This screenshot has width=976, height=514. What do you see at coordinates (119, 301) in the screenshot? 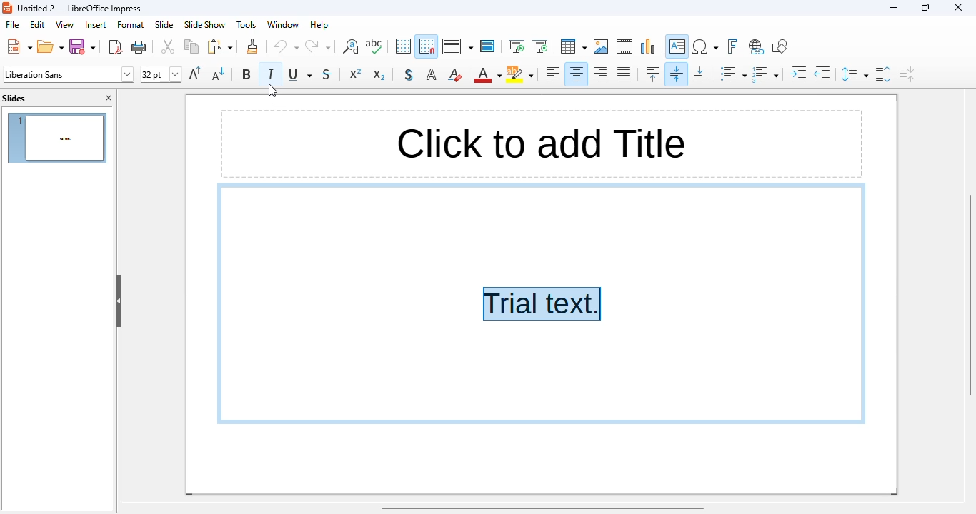
I see `hide` at bounding box center [119, 301].